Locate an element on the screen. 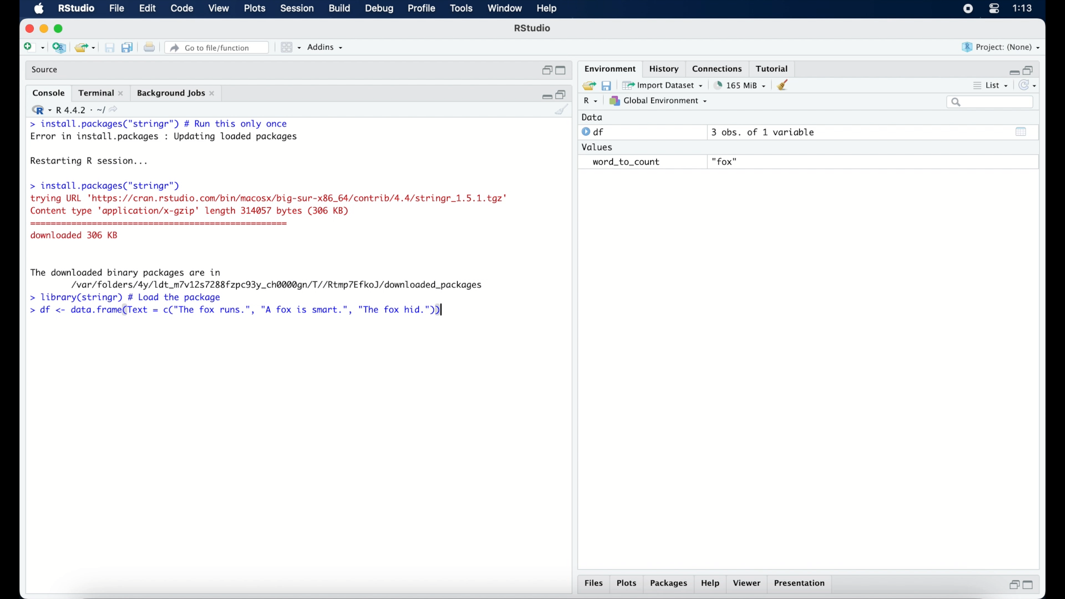 This screenshot has width=1065, height=599. addins is located at coordinates (326, 47).